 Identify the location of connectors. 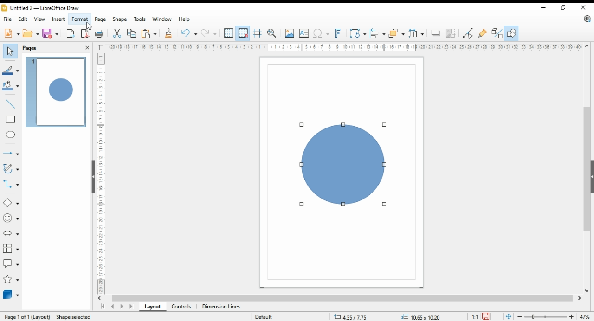
(12, 185).